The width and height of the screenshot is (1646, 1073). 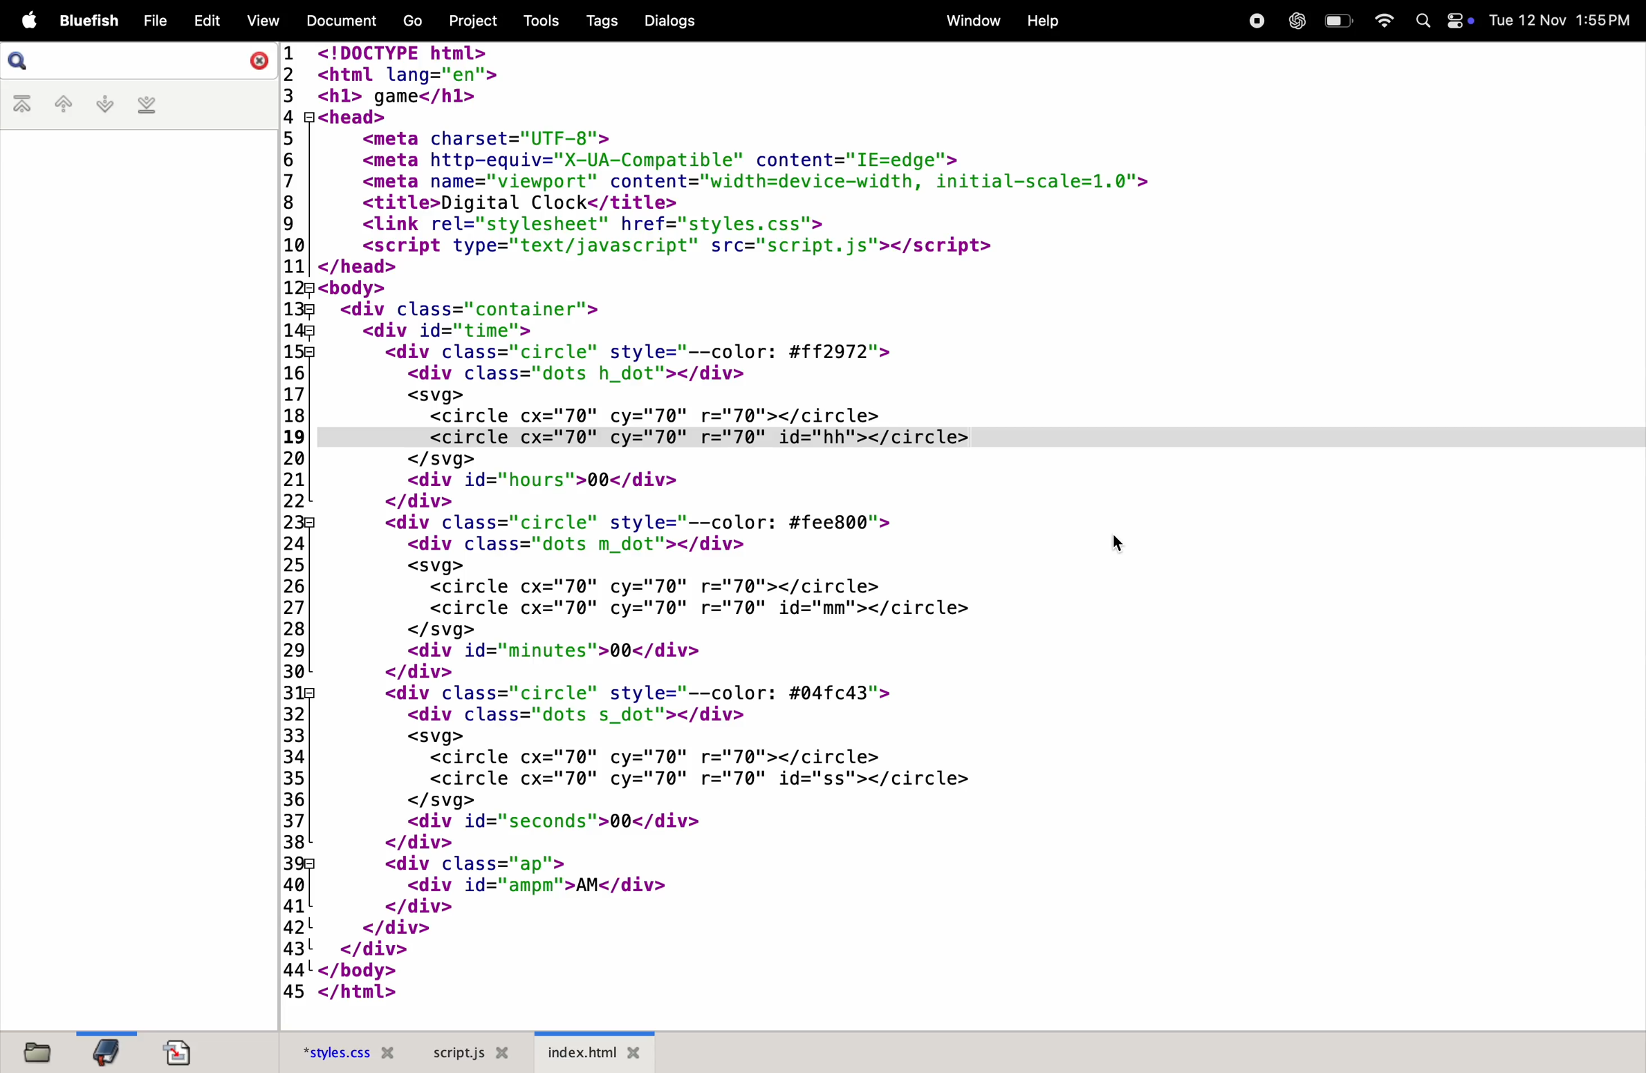 I want to click on style.css, so click(x=344, y=1050).